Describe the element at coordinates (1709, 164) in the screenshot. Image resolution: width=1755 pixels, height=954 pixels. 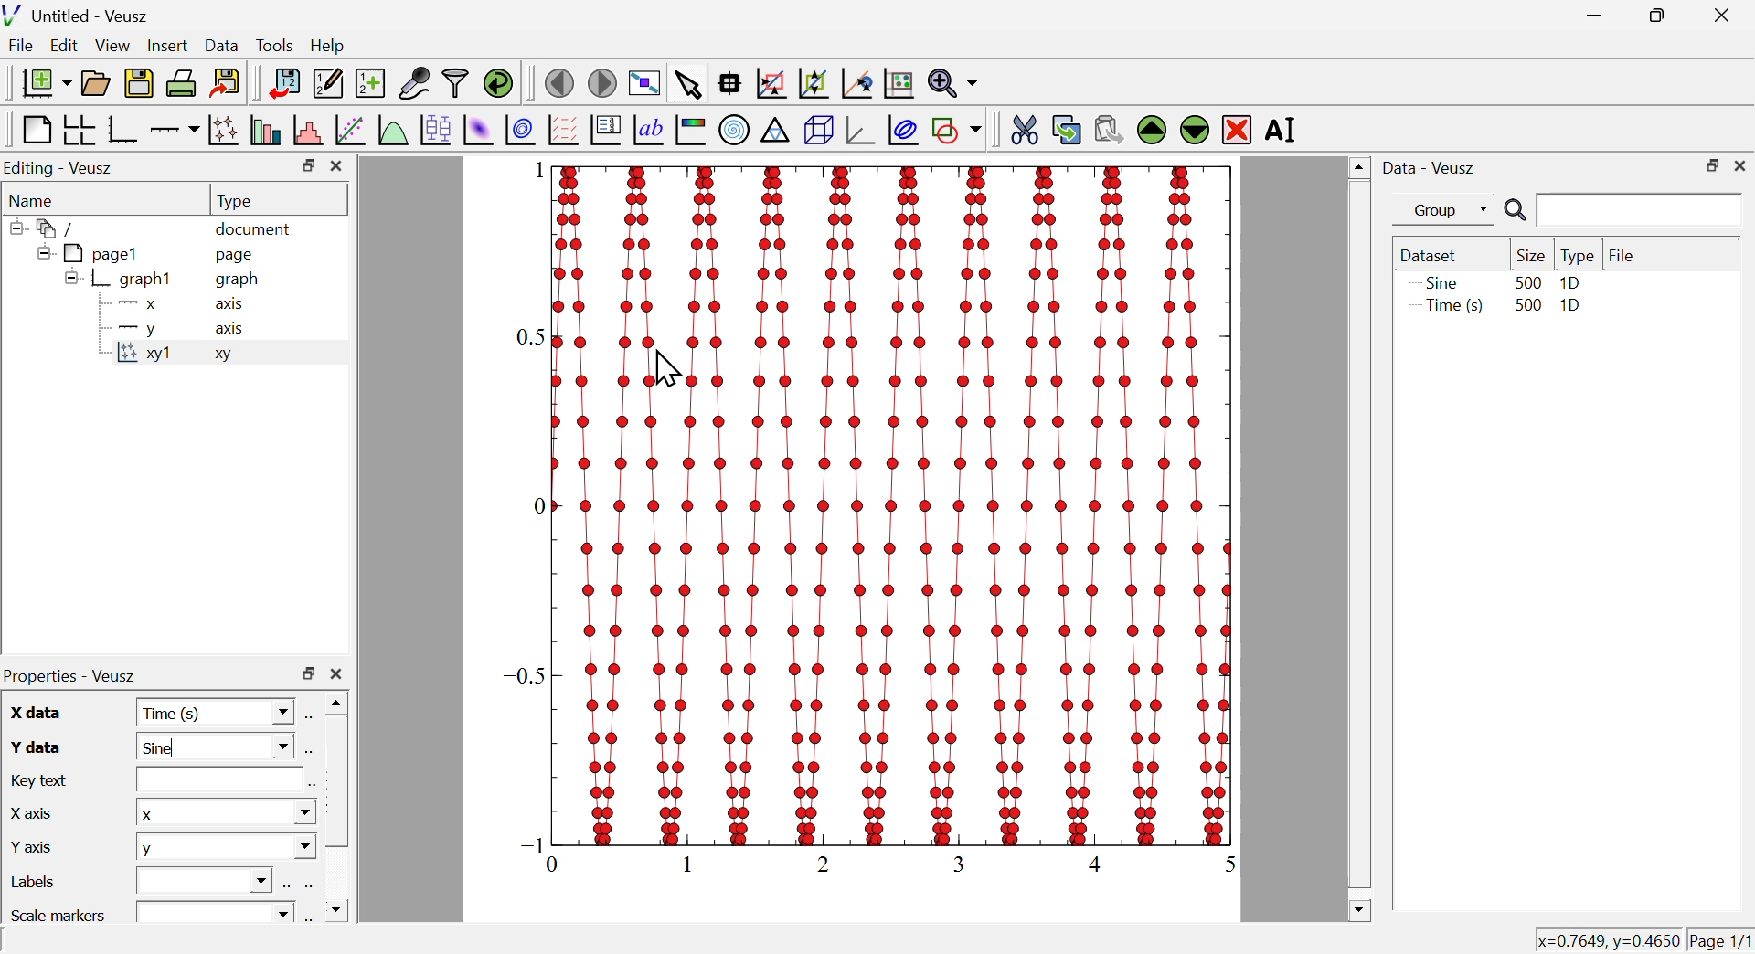
I see `maximize` at that location.